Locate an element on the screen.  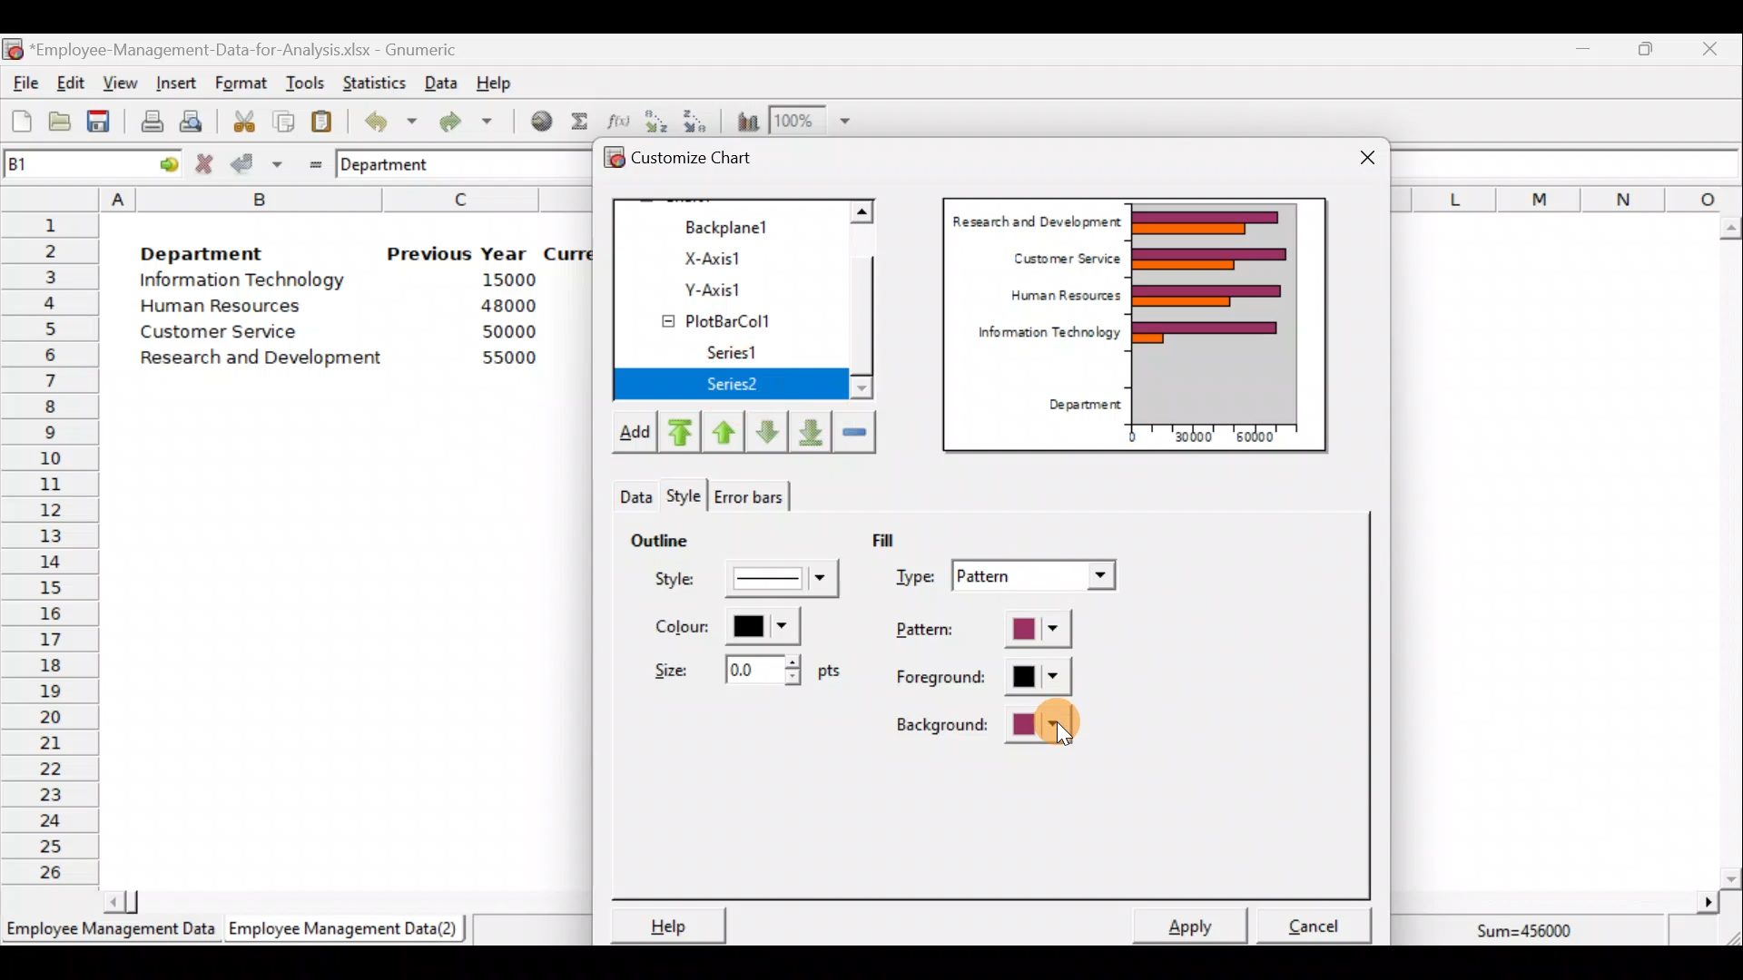
Theme is located at coordinates (690, 496).